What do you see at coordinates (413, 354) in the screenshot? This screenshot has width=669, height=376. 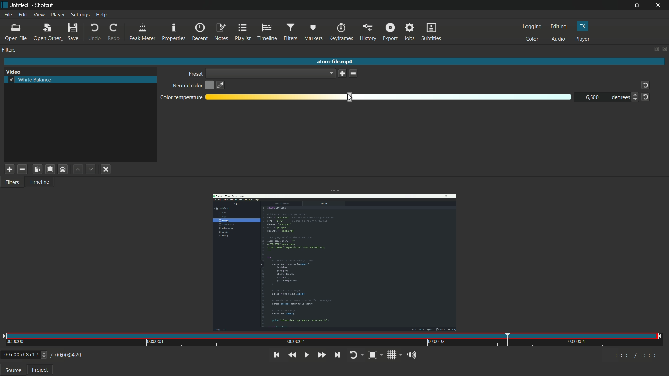 I see `show volume control` at bounding box center [413, 354].